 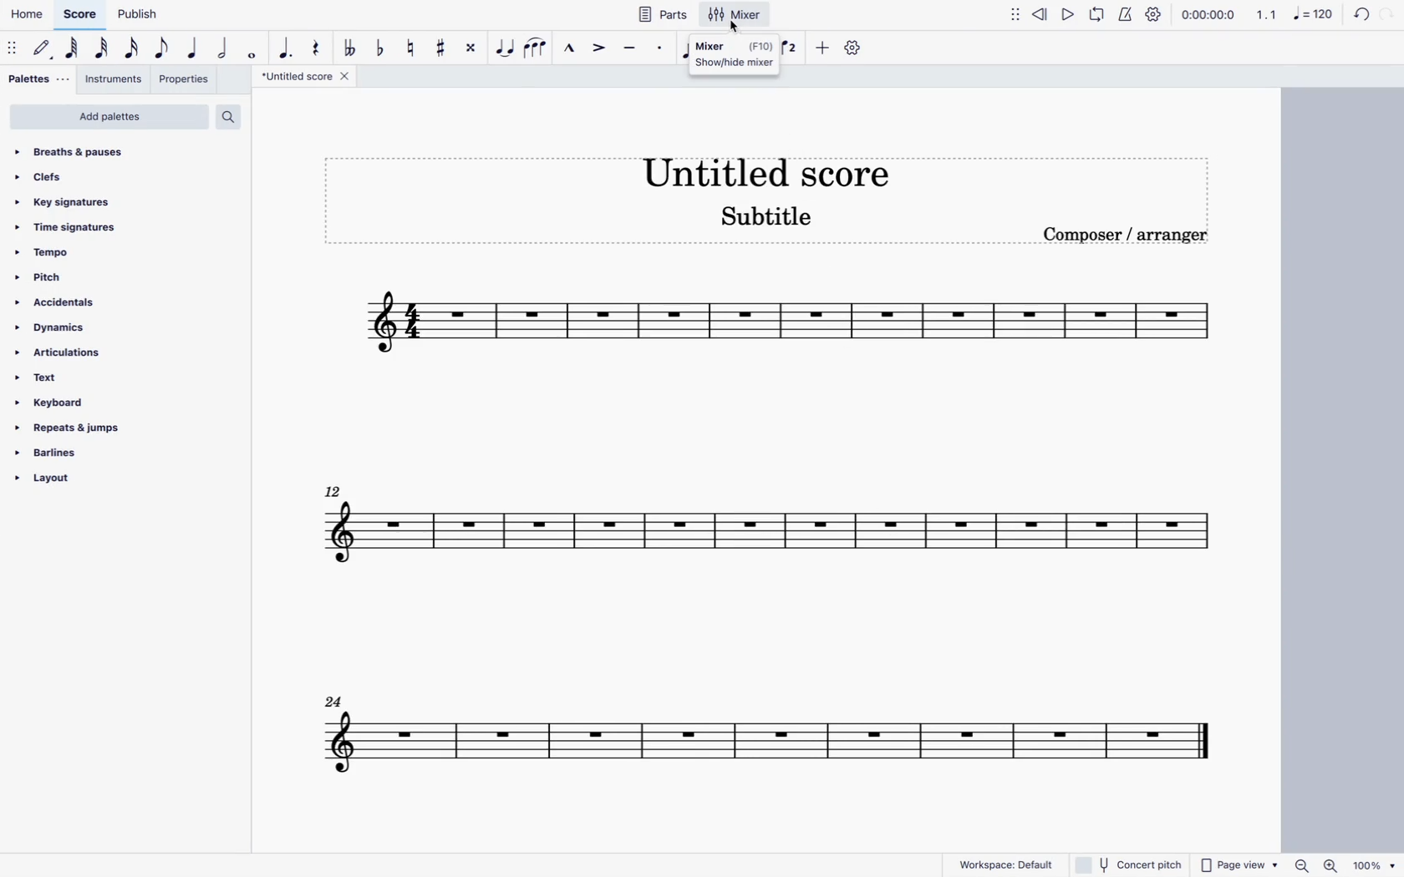 I want to click on rewind, so click(x=1042, y=13).